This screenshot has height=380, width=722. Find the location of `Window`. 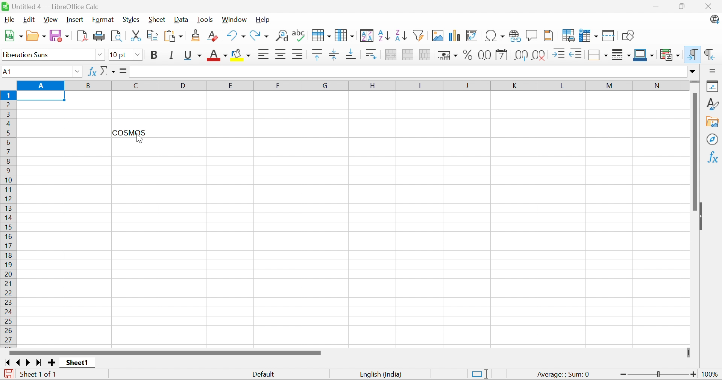

Window is located at coordinates (236, 19).